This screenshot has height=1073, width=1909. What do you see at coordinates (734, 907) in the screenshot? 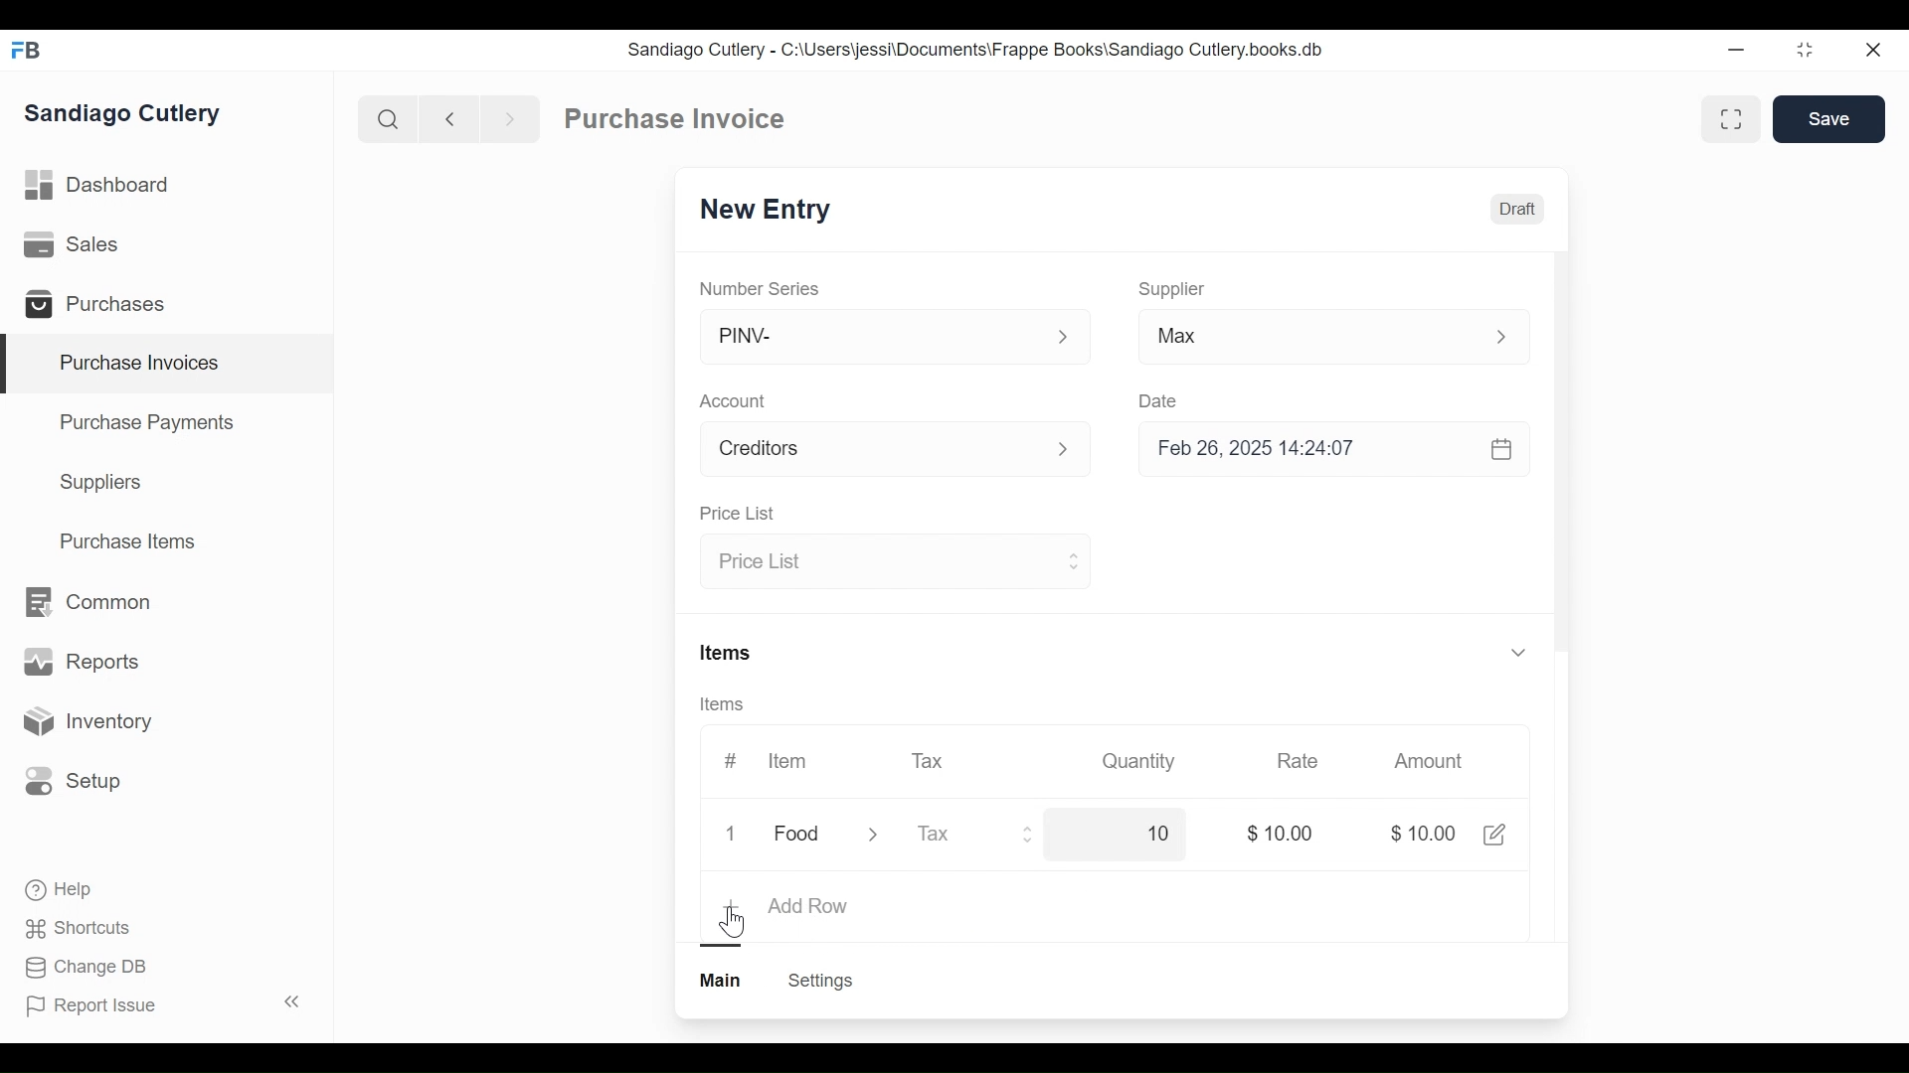
I see `+` at bounding box center [734, 907].